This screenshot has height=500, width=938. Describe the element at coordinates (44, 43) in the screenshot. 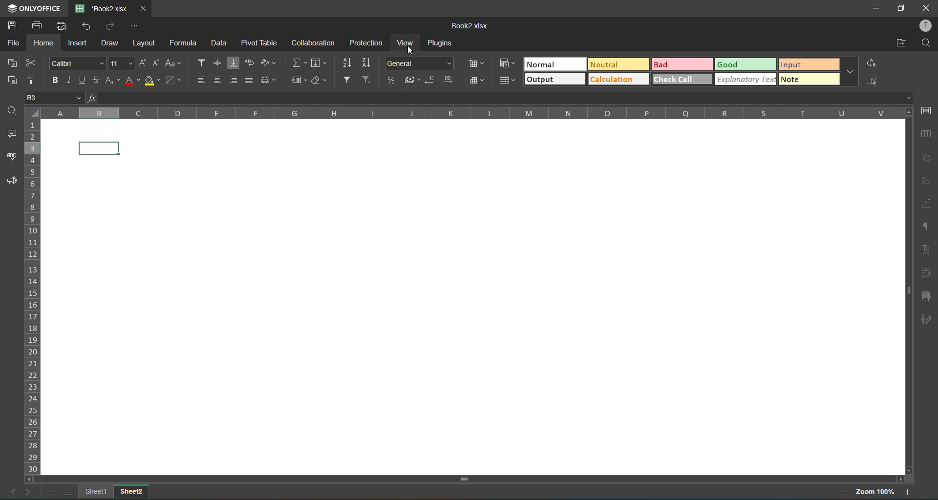

I see `Home` at that location.